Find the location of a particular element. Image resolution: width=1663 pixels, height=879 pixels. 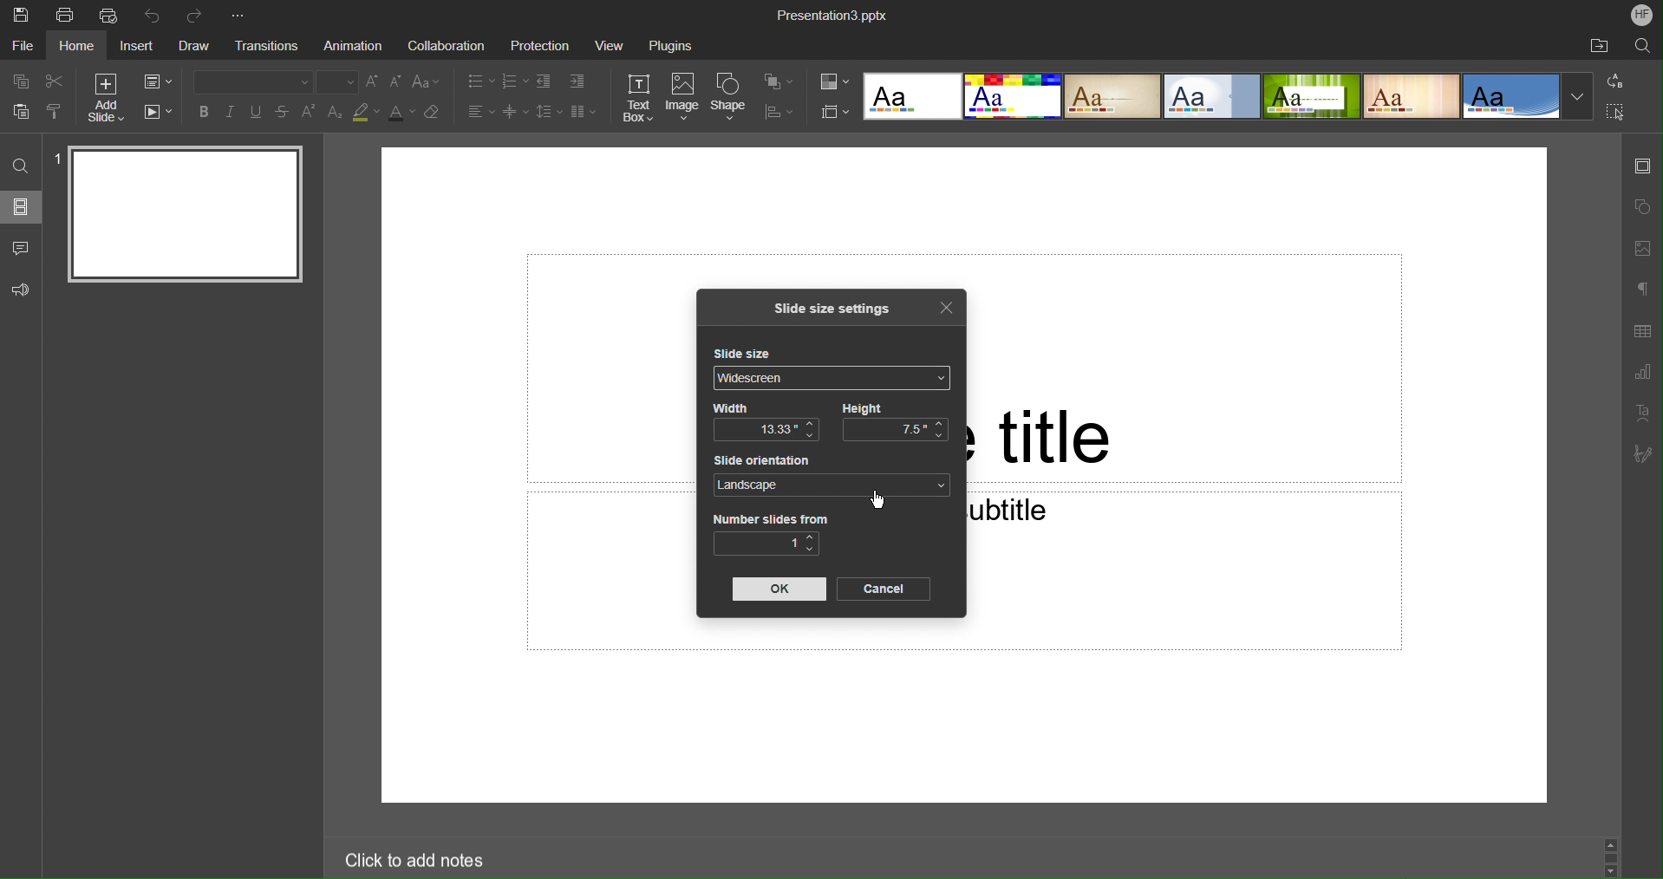

Landscape is located at coordinates (833, 485).